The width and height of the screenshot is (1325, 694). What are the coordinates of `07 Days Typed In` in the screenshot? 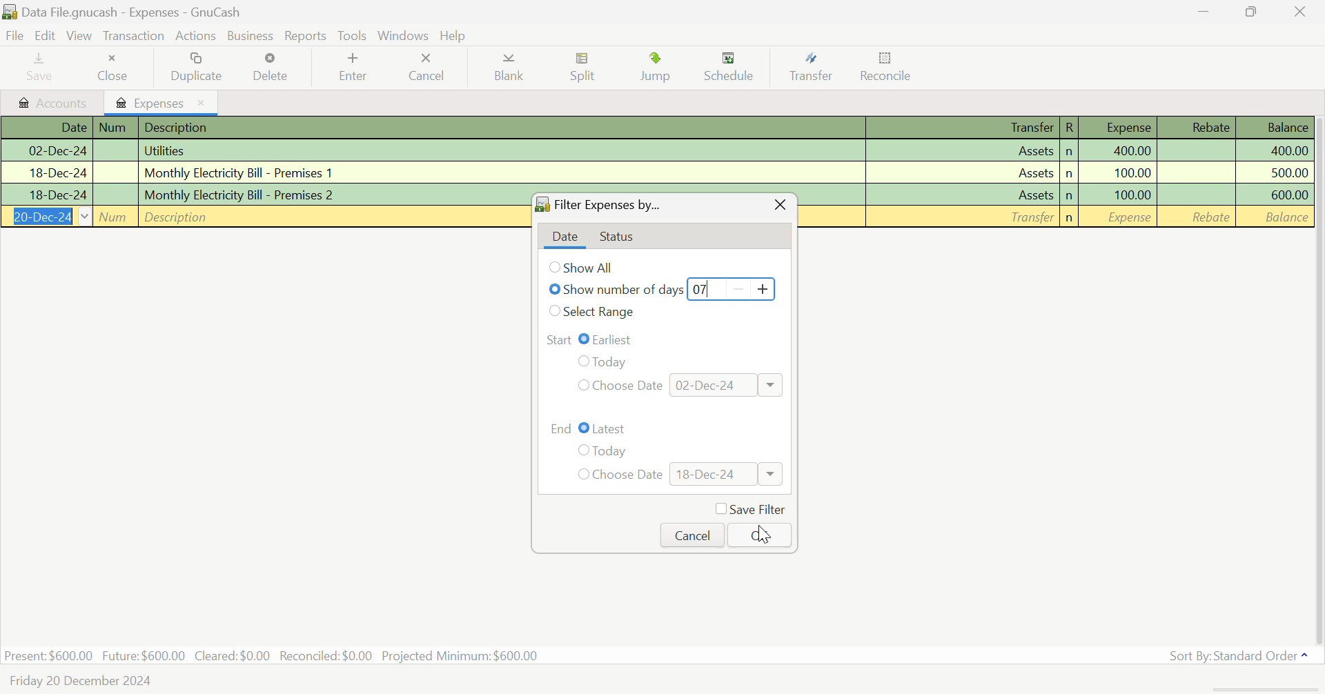 It's located at (732, 288).